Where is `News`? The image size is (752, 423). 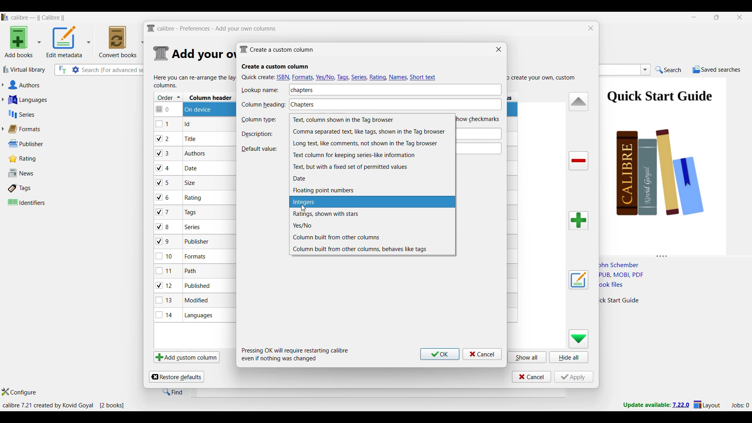
News is located at coordinates (36, 173).